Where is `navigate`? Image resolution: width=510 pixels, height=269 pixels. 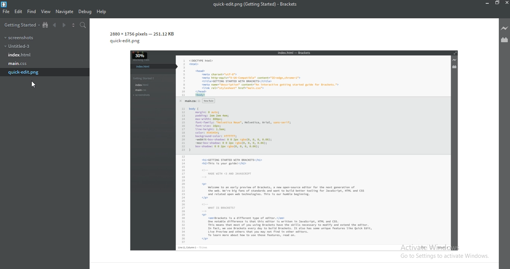 navigate is located at coordinates (64, 12).